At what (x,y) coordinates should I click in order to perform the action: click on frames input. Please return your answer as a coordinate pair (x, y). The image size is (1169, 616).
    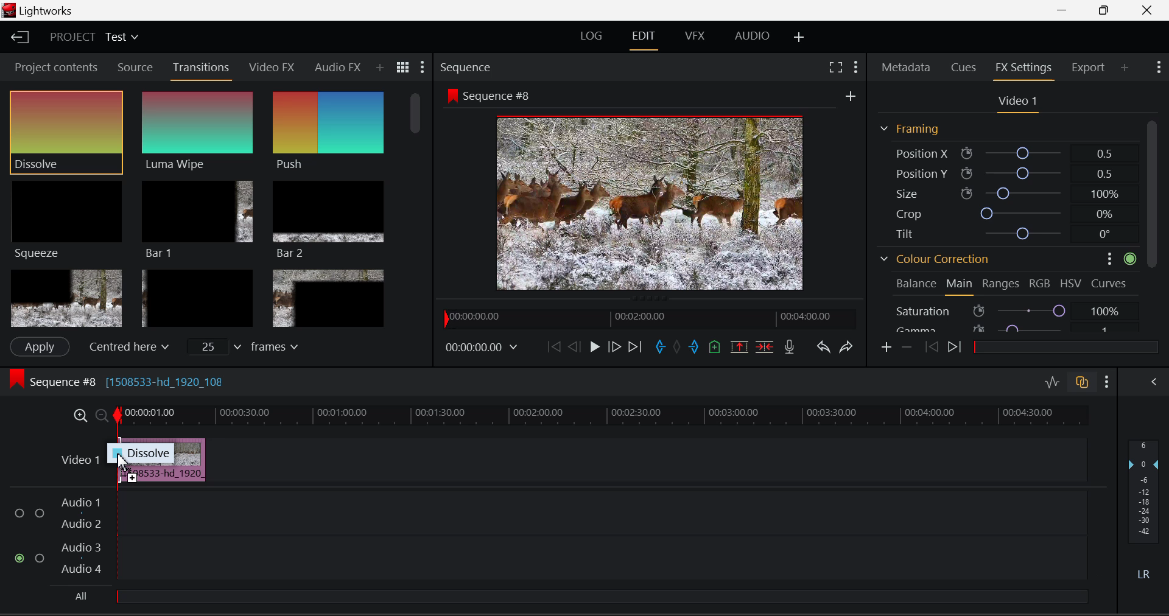
    Looking at the image, I should click on (242, 345).